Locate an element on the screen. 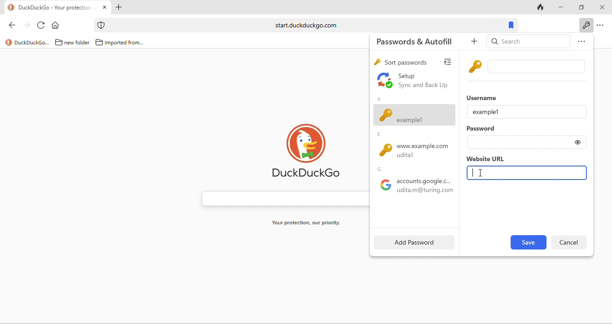 The image size is (612, 324). toggle show or hide password is located at coordinates (578, 142).